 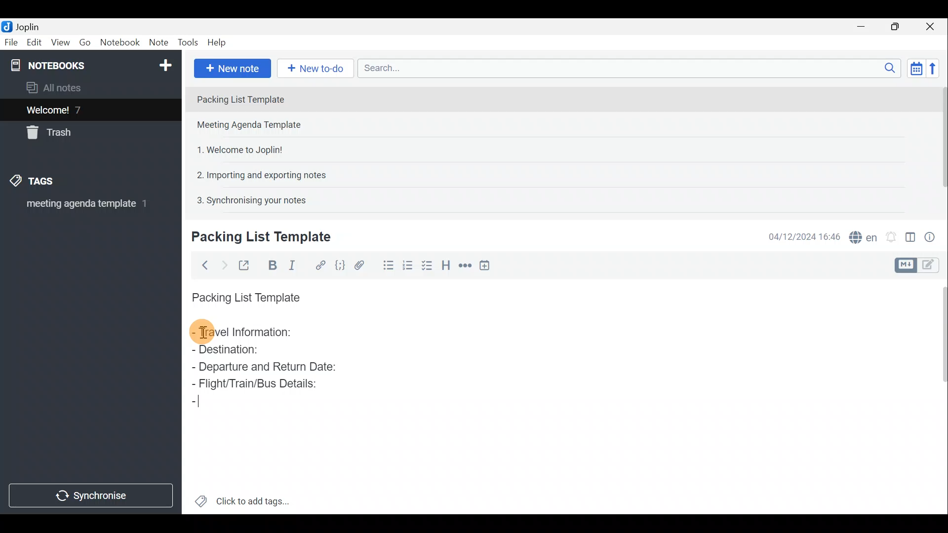 What do you see at coordinates (296, 265) in the screenshot?
I see `Italic` at bounding box center [296, 265].